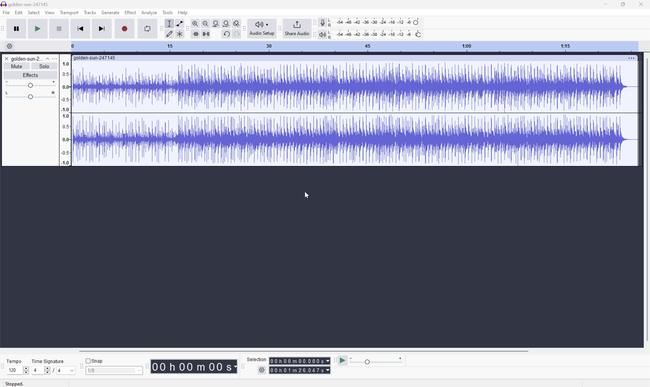  I want to click on Play, so click(38, 28).